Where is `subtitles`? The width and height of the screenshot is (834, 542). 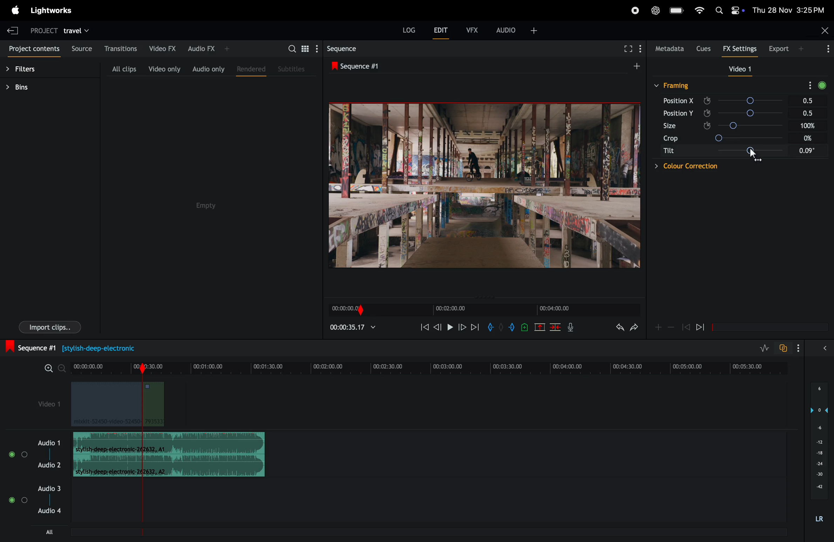
subtitles is located at coordinates (294, 68).